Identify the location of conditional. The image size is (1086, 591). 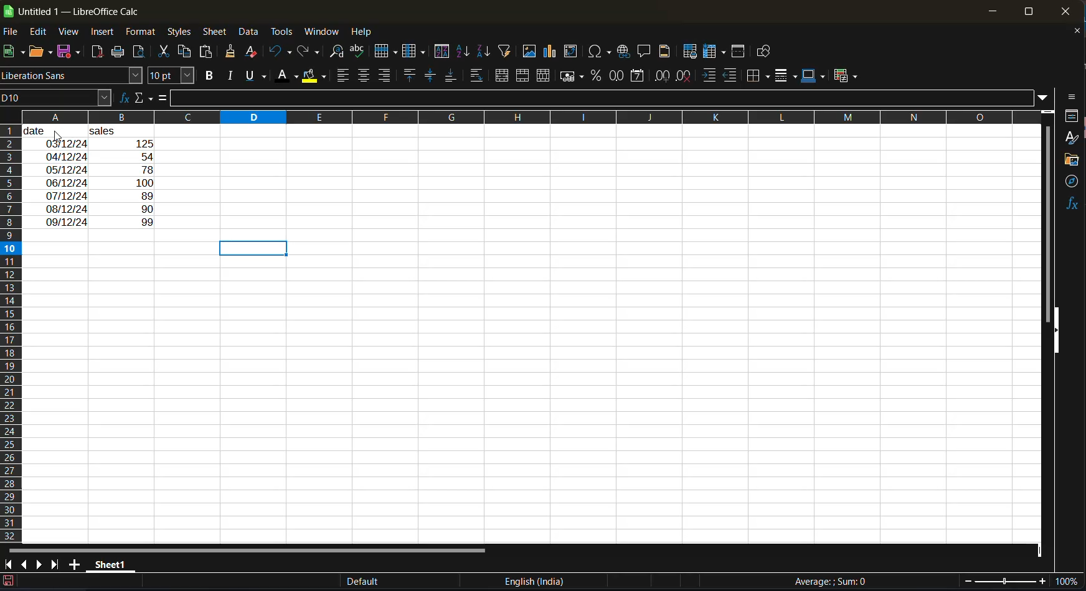
(846, 77).